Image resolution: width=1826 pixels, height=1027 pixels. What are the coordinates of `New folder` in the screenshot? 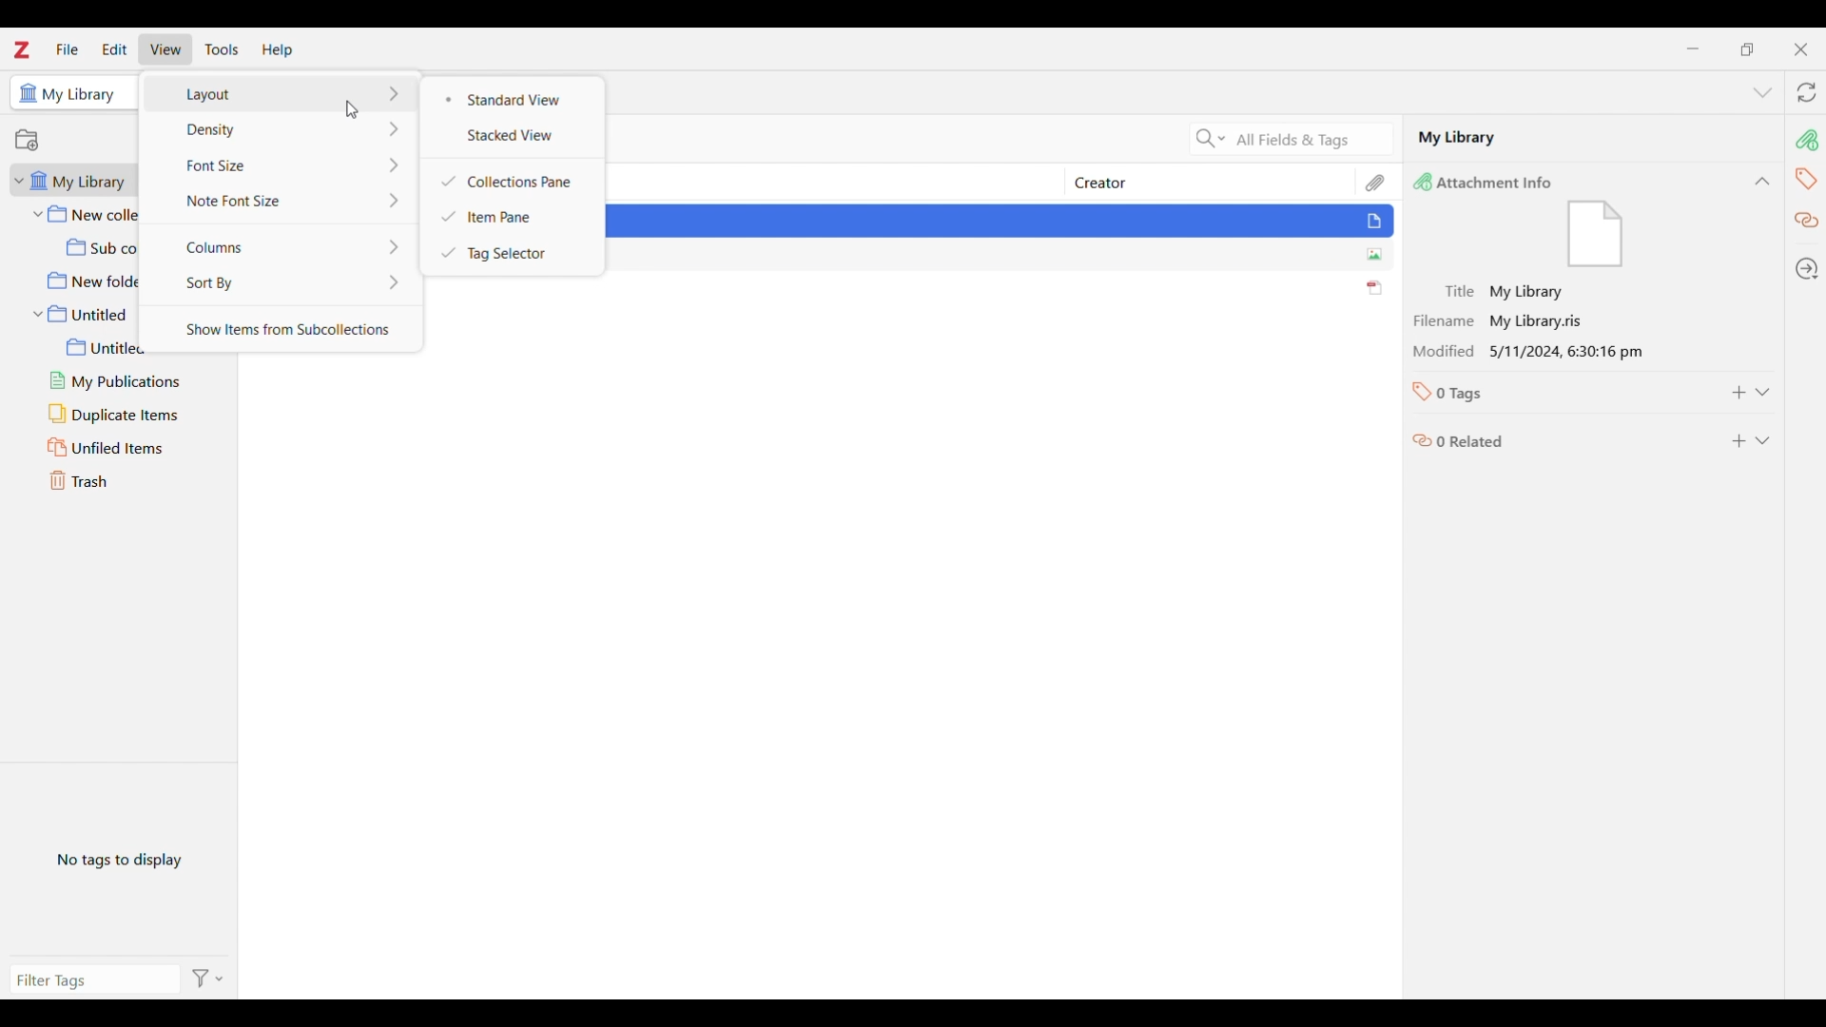 It's located at (85, 281).